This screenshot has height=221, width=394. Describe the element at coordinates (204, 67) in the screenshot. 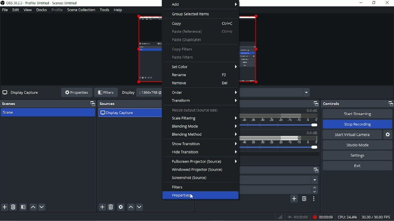

I see `Set color` at that location.